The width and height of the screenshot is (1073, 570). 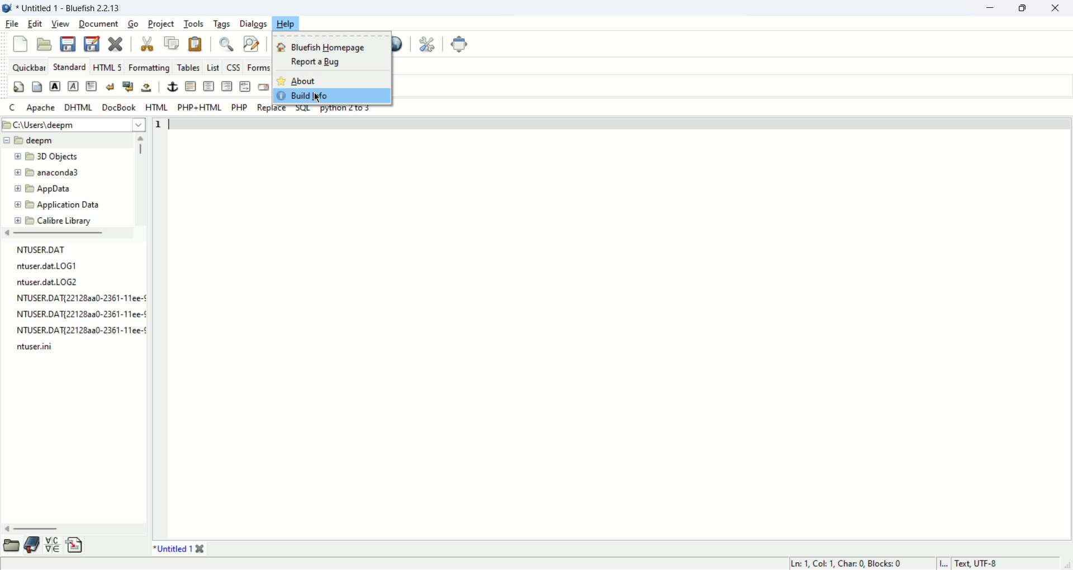 What do you see at coordinates (73, 125) in the screenshot?
I see `File path` at bounding box center [73, 125].